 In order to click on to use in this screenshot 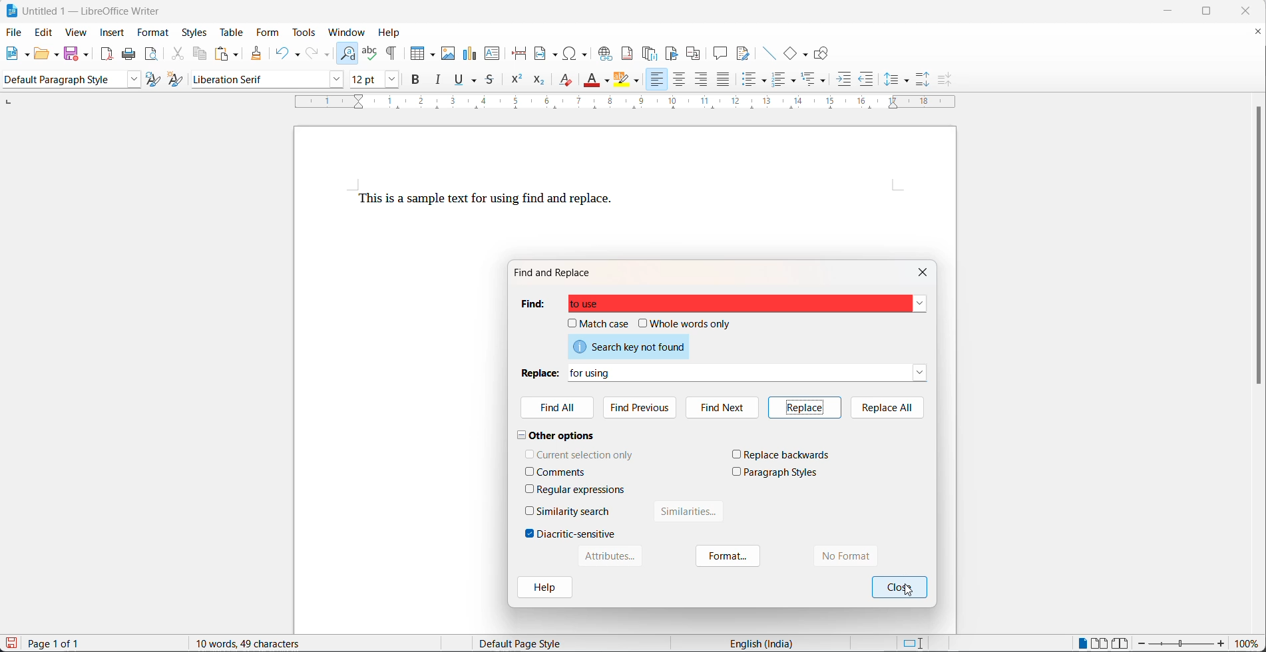, I will do `click(735, 303)`.